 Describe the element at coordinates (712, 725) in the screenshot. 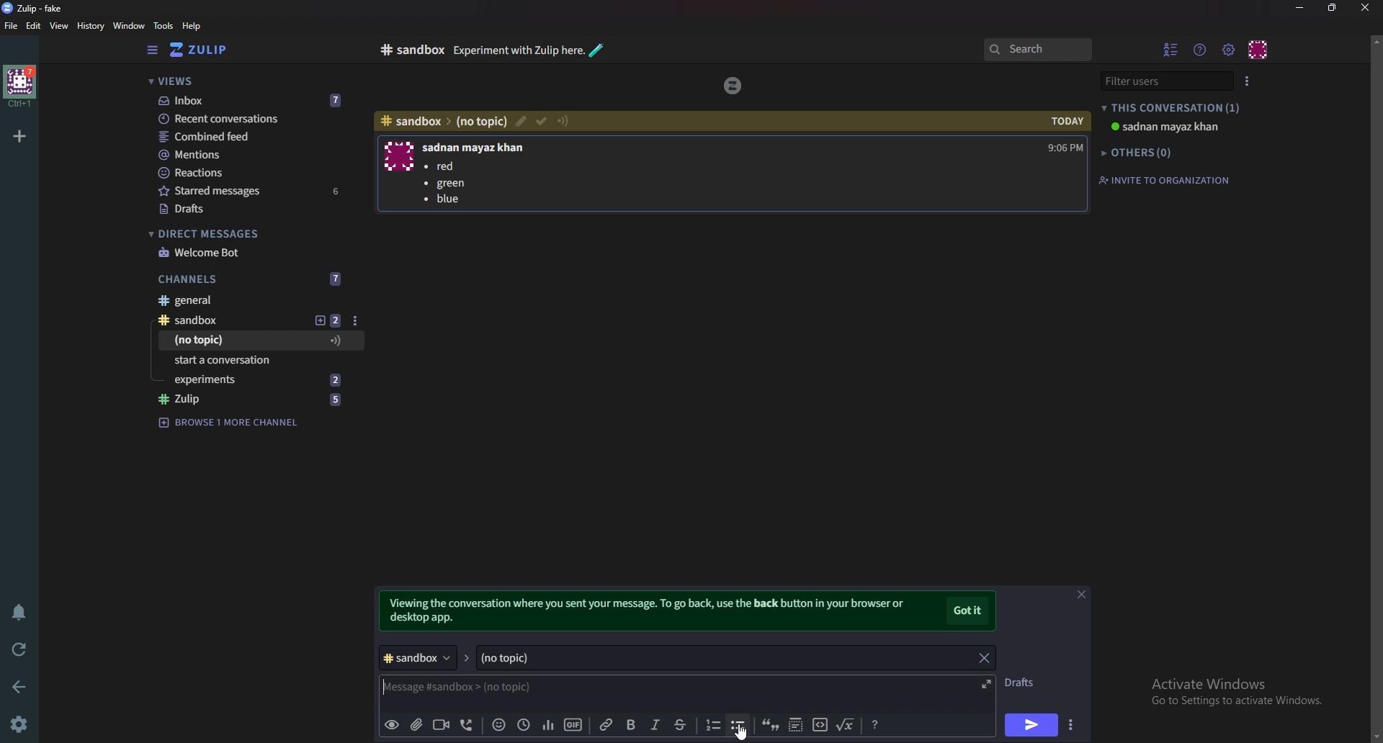

I see `Numbered list` at that location.